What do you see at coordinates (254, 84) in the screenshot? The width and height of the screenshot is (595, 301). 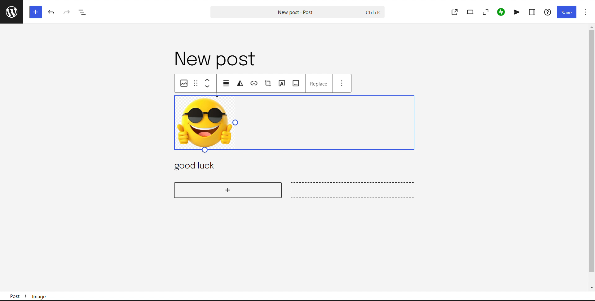 I see `link` at bounding box center [254, 84].